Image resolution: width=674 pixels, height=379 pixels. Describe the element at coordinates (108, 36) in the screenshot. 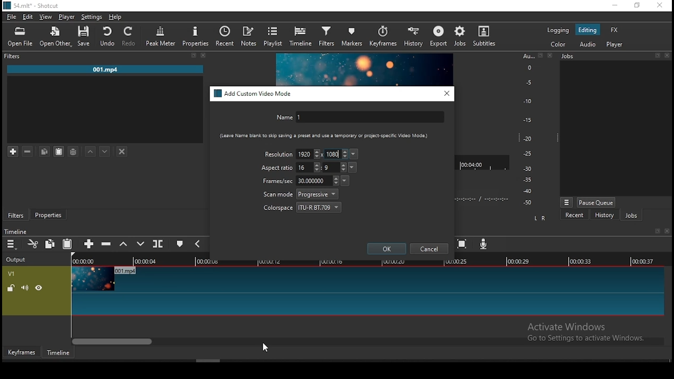

I see `undo` at that location.